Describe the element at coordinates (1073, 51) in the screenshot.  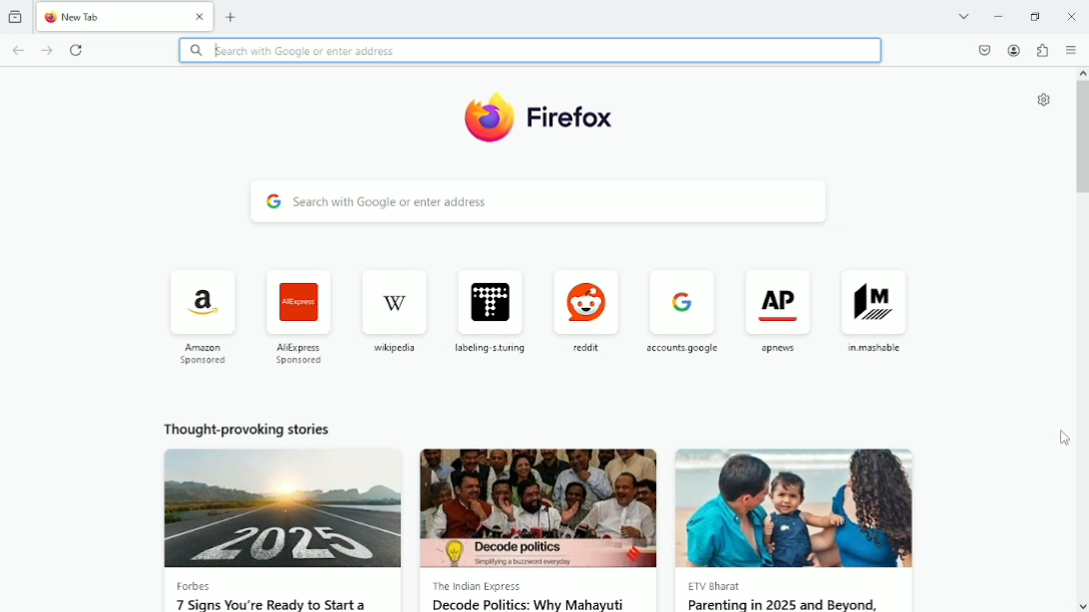
I see `open application menu` at that location.